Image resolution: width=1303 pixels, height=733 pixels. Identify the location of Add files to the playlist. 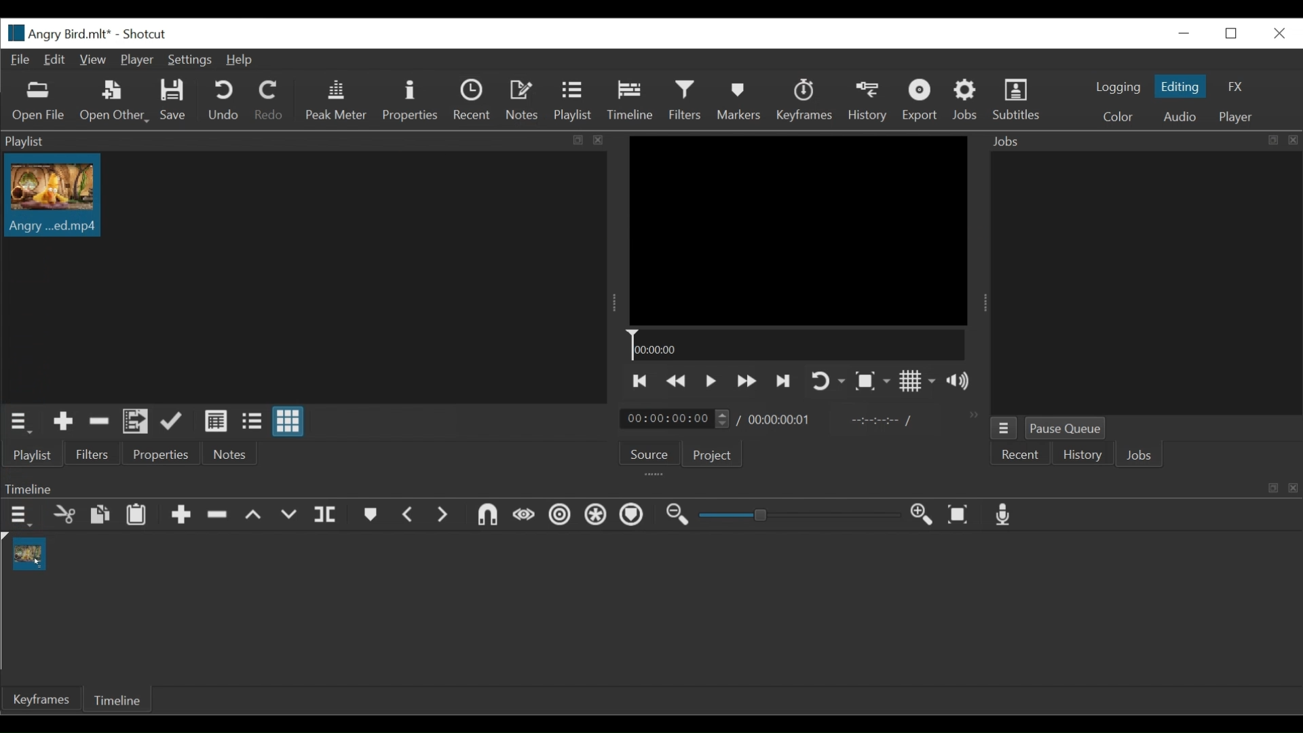
(136, 421).